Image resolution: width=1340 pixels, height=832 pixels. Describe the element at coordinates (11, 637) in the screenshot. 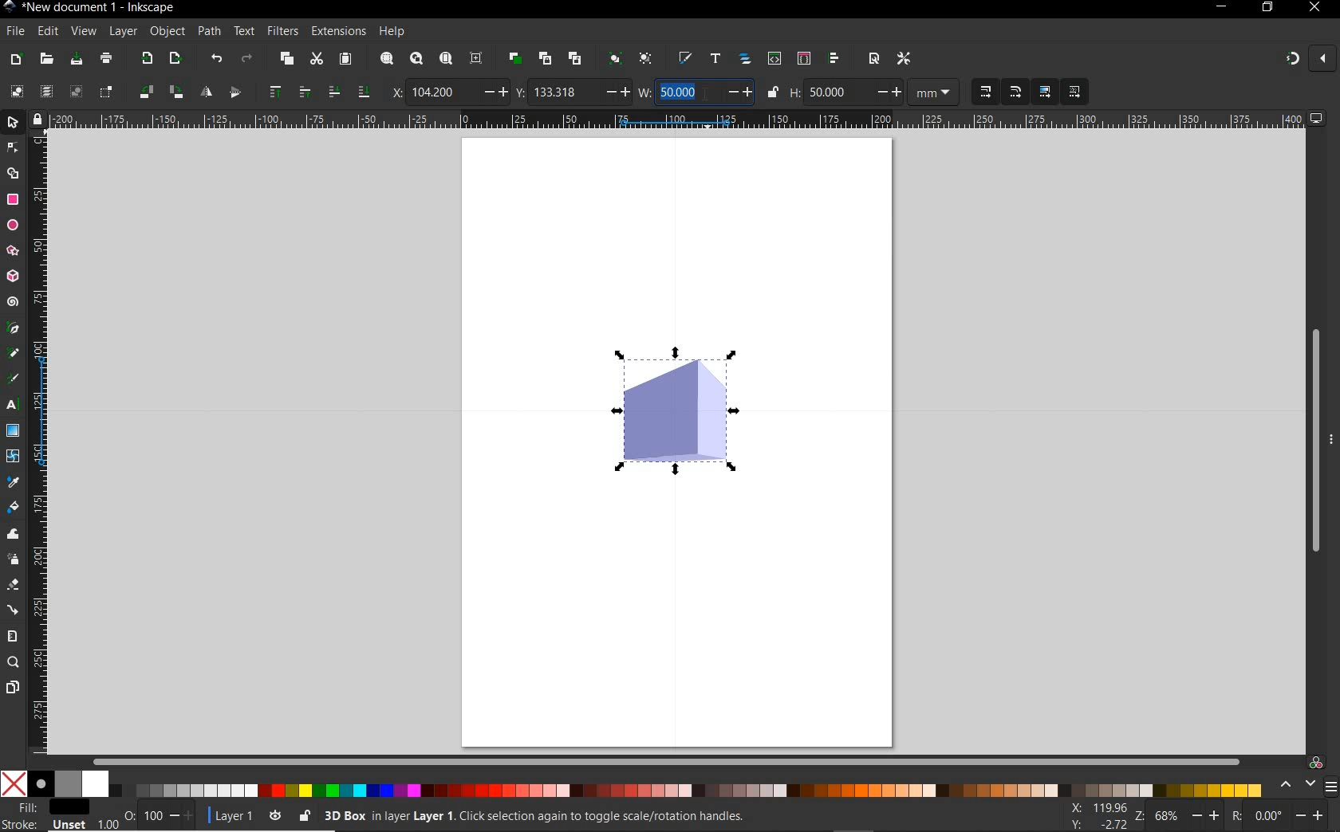

I see `measure tool` at that location.